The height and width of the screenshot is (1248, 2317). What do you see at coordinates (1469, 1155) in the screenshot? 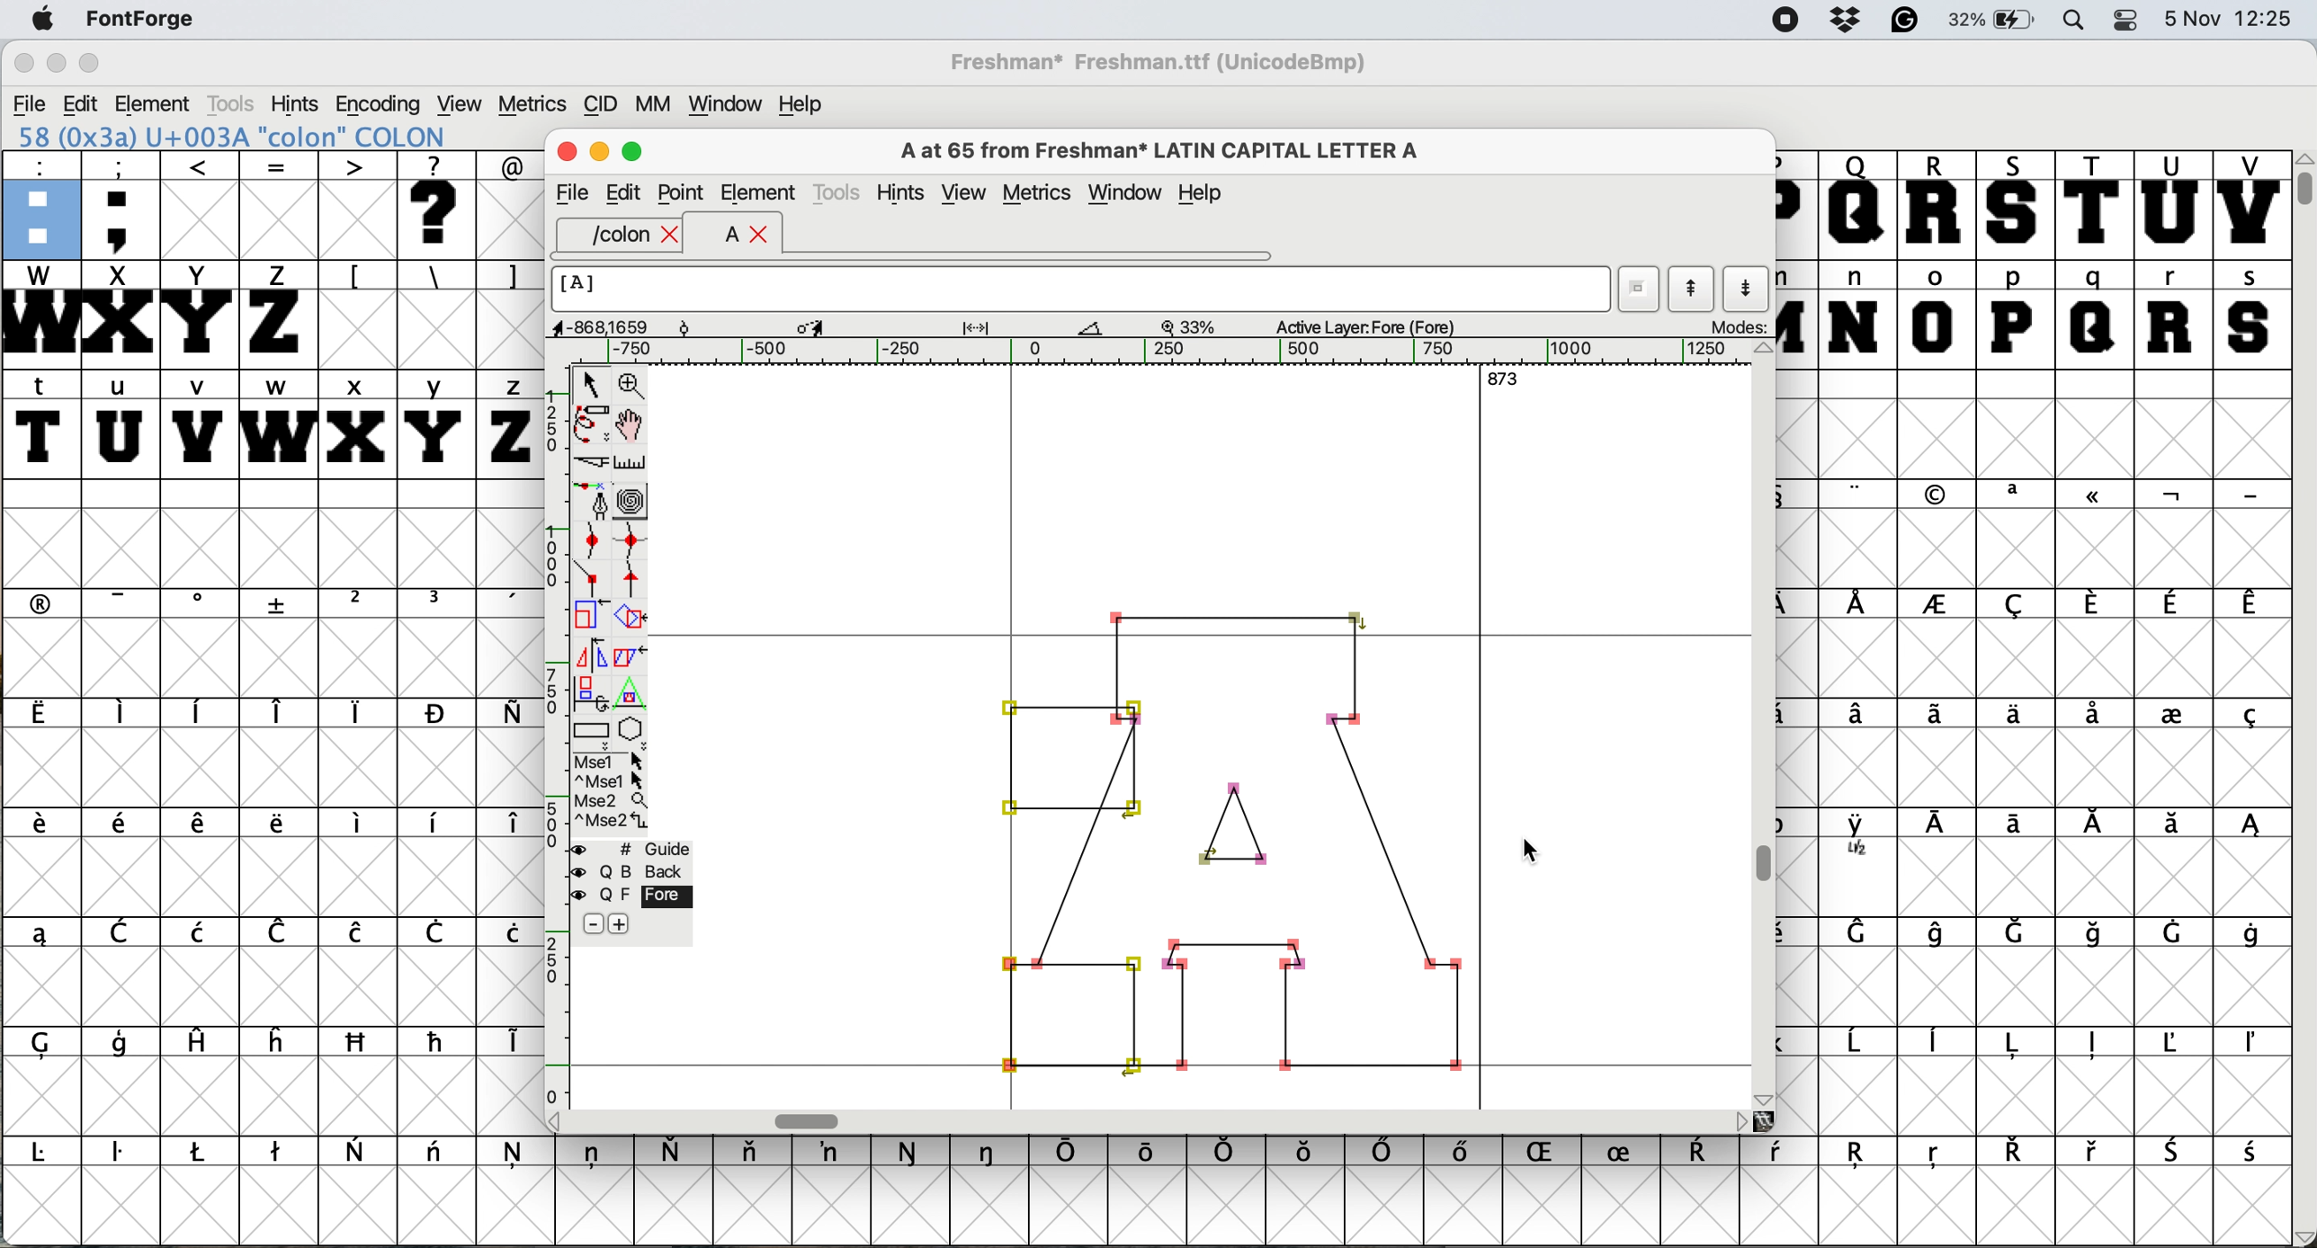
I see `symbol` at bounding box center [1469, 1155].